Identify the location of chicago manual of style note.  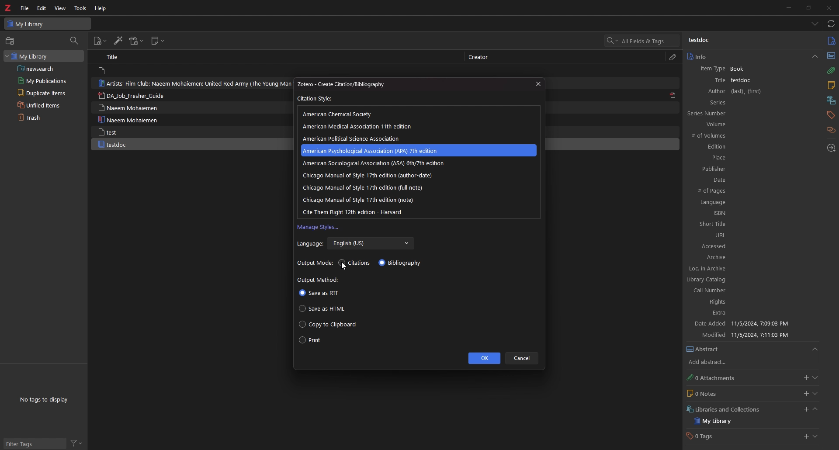
(359, 200).